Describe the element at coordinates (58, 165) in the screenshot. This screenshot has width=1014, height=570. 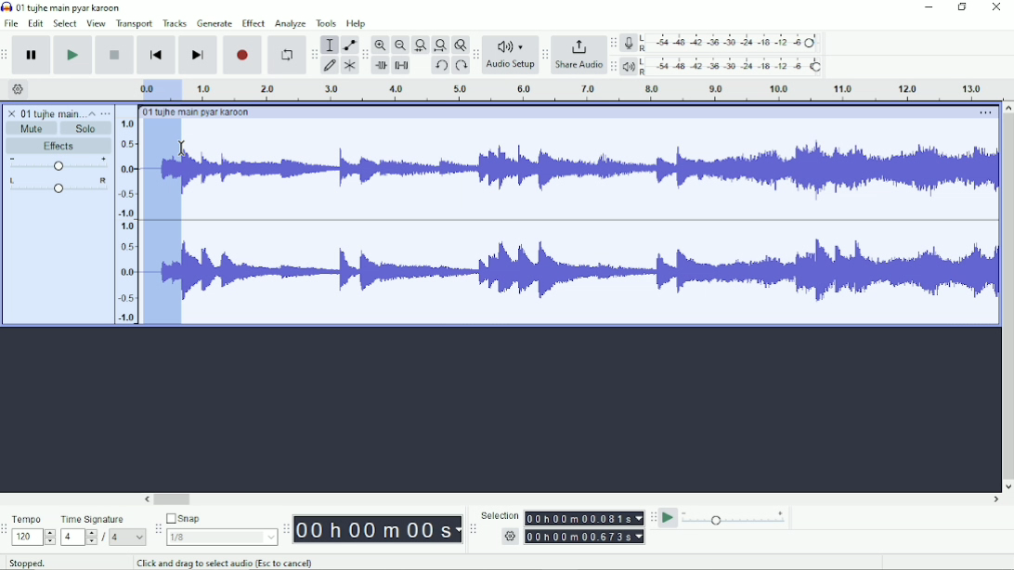
I see `Volume` at that location.